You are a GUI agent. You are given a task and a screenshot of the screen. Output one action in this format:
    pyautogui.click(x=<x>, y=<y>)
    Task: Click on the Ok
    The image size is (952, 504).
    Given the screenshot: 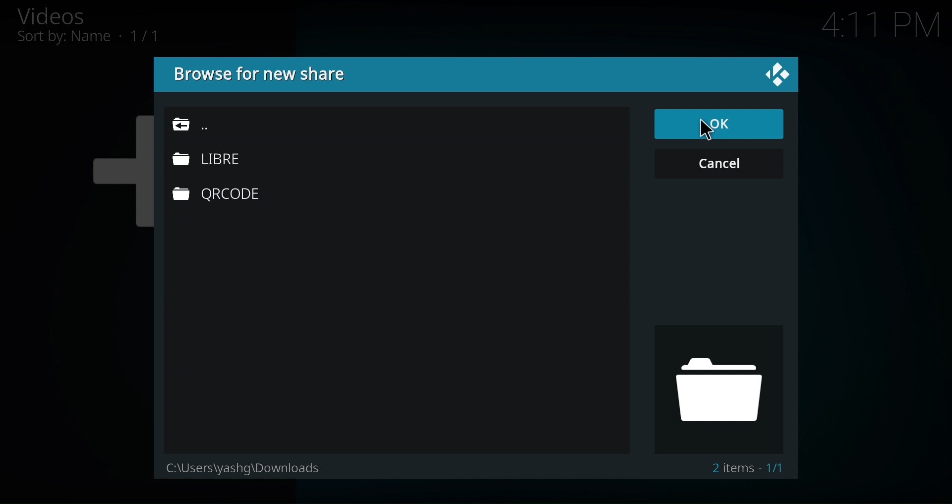 What is the action you would take?
    pyautogui.click(x=721, y=124)
    